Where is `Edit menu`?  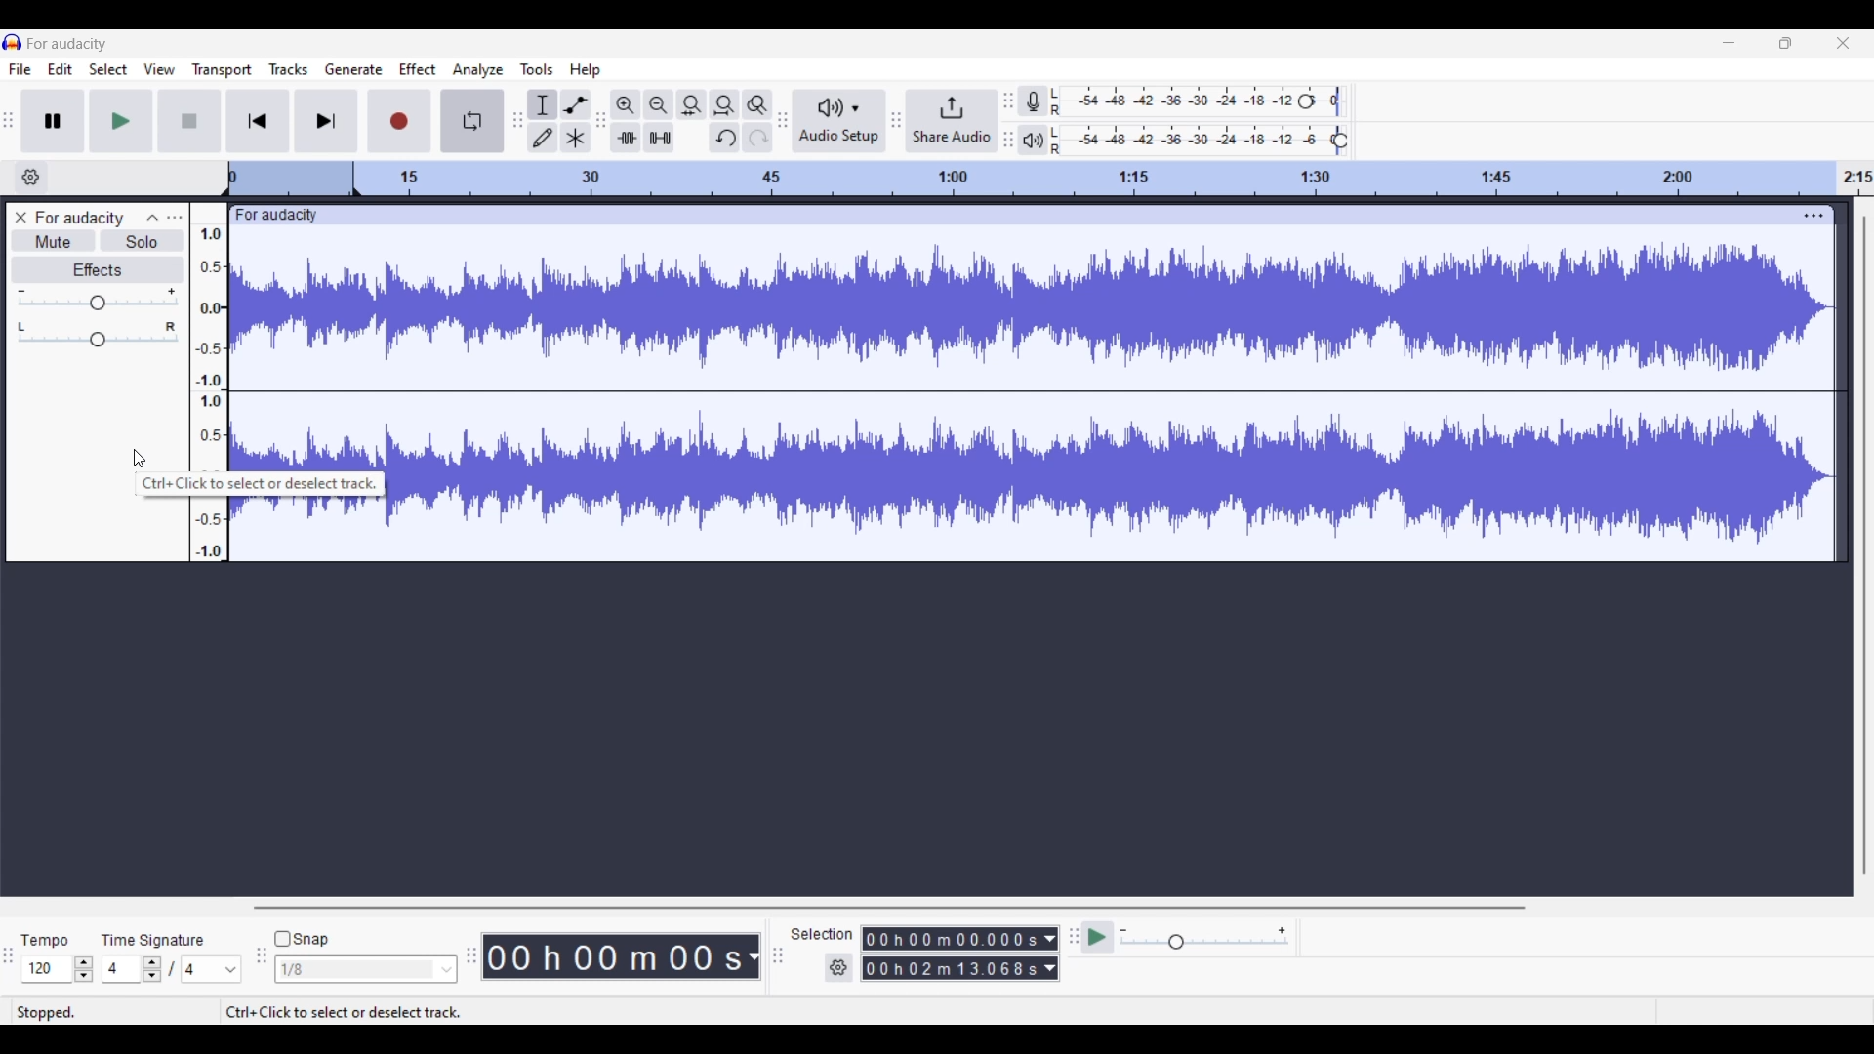
Edit menu is located at coordinates (61, 70).